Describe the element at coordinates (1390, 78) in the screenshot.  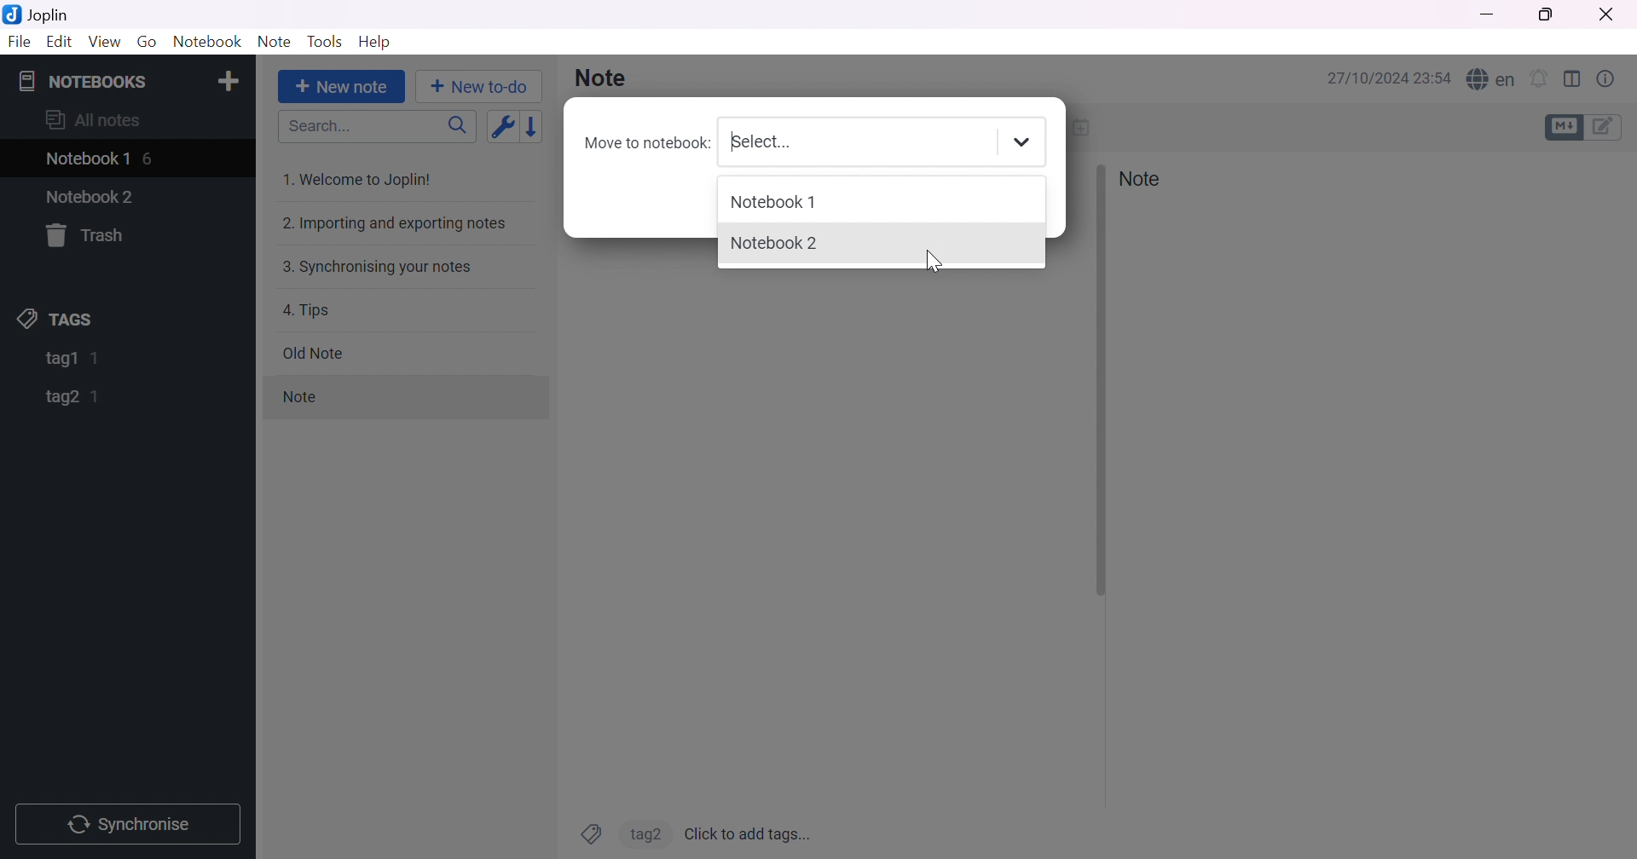
I see `27/10/2024 23:54` at that location.